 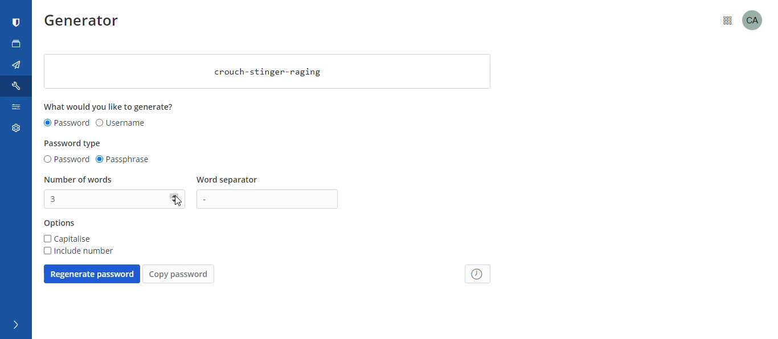 What do you see at coordinates (176, 199) in the screenshot?
I see `increment or decrement number of words` at bounding box center [176, 199].